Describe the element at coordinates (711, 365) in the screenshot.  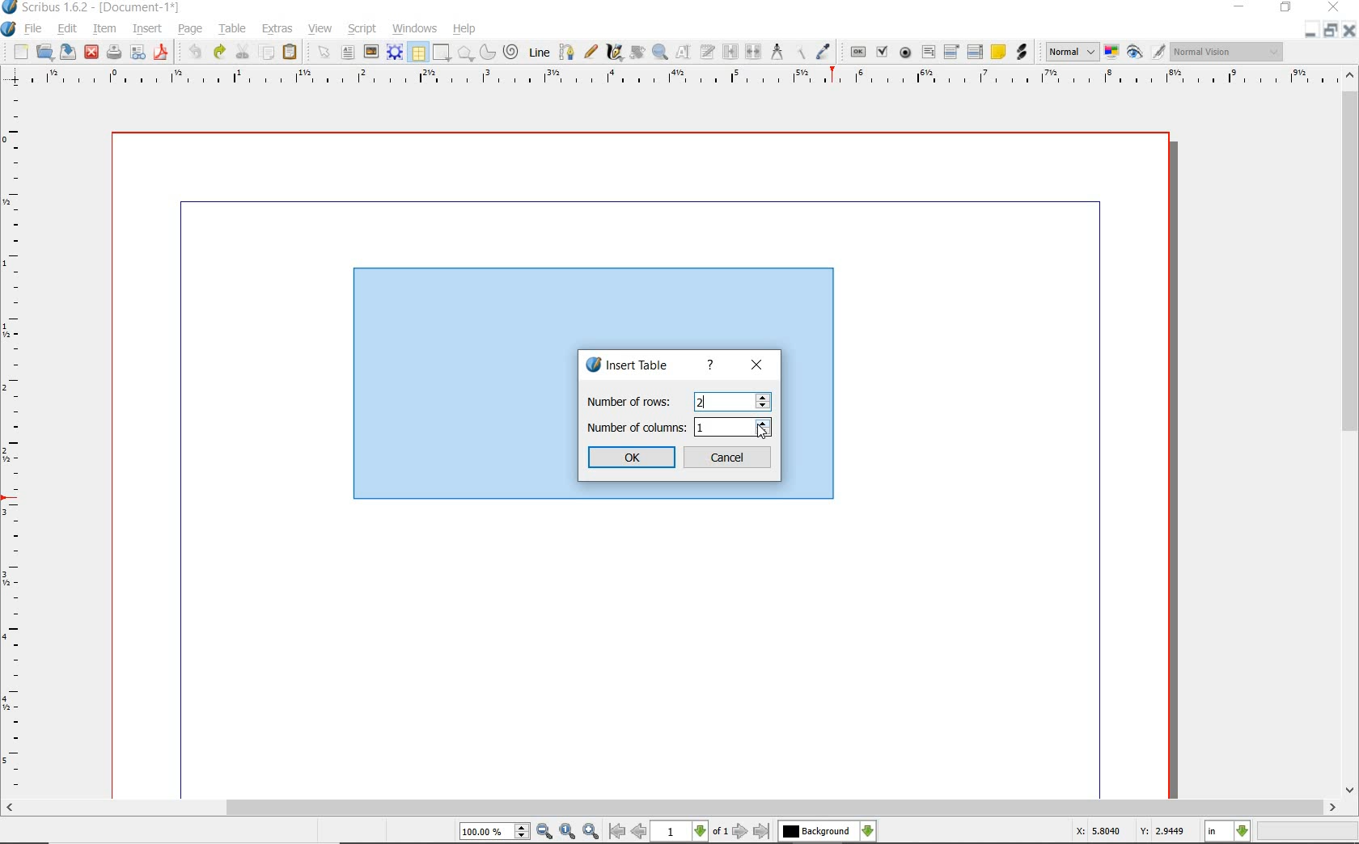
I see `help` at that location.